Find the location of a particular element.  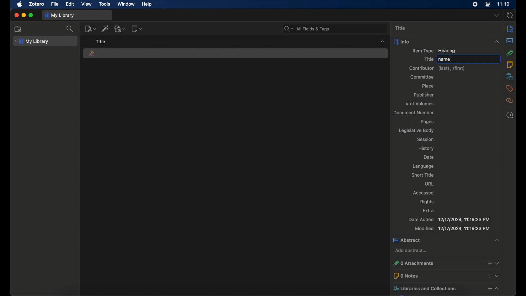

zotero is located at coordinates (36, 4).